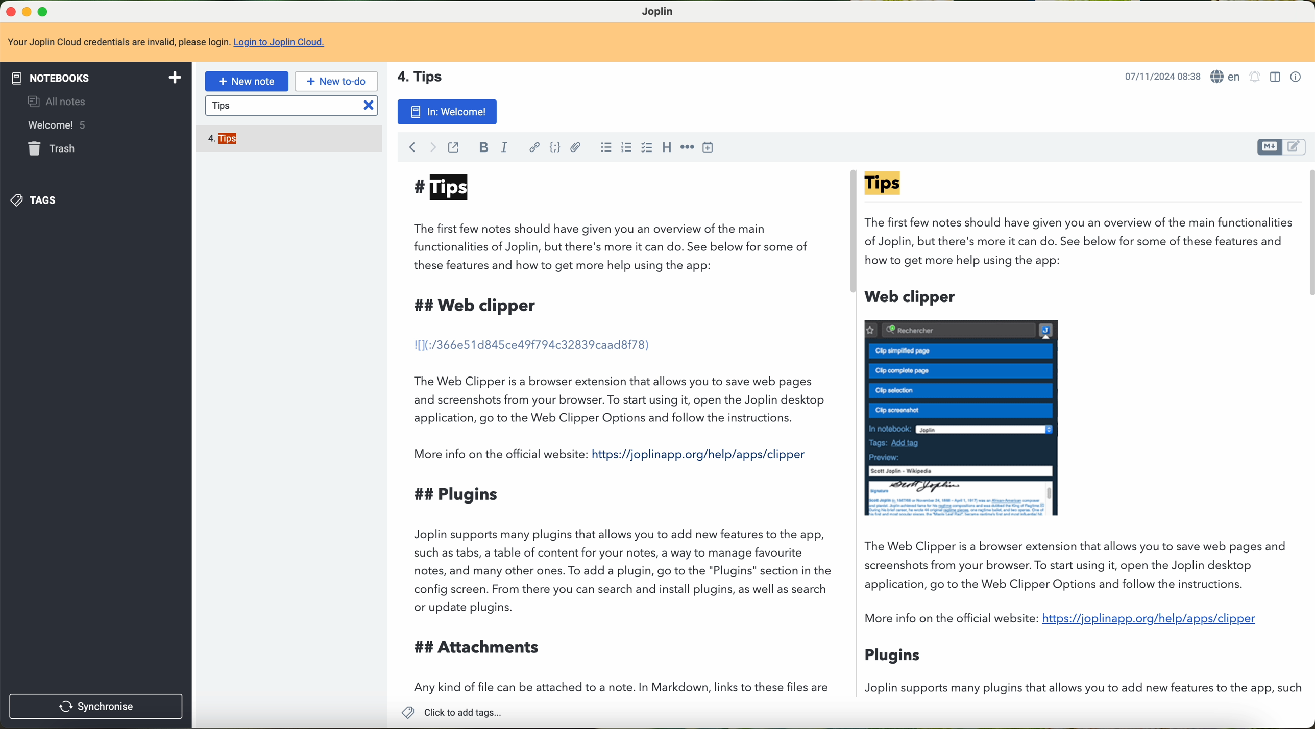 This screenshot has height=729, width=1315. Describe the element at coordinates (603, 147) in the screenshot. I see `numbered list` at that location.